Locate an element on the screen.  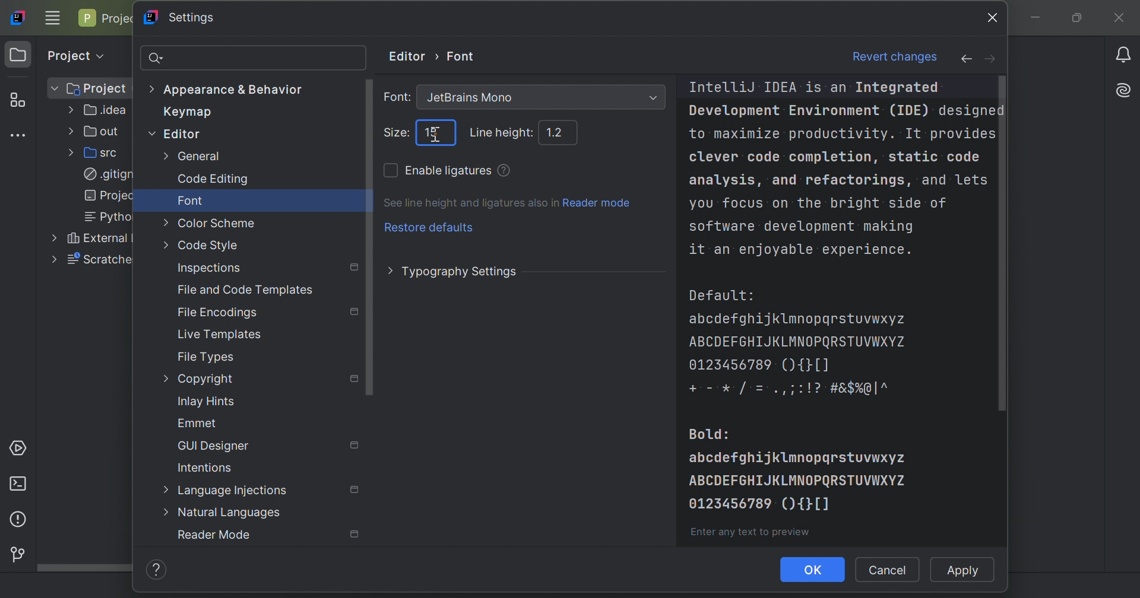
src is located at coordinates (99, 152).